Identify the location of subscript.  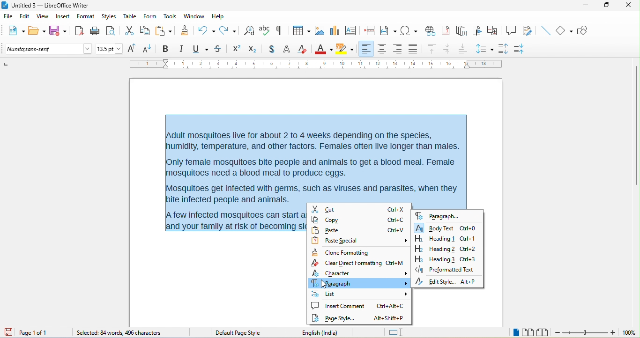
(255, 48).